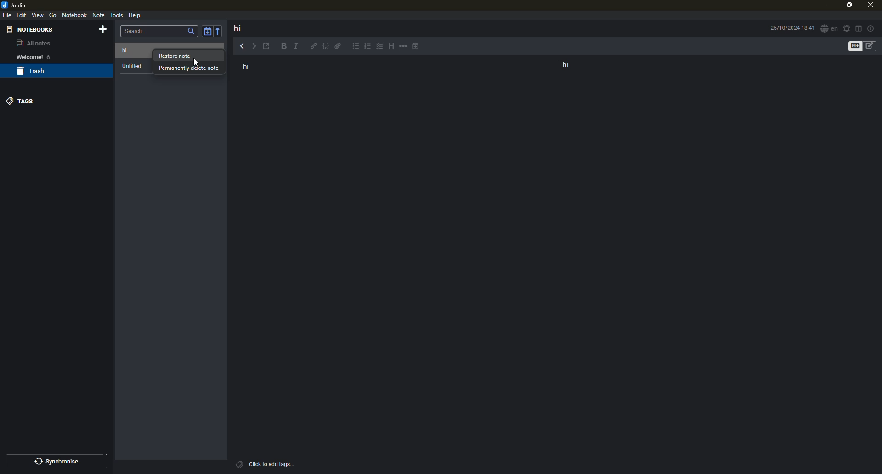 The height and width of the screenshot is (474, 882). What do you see at coordinates (250, 67) in the screenshot?
I see `hi` at bounding box center [250, 67].